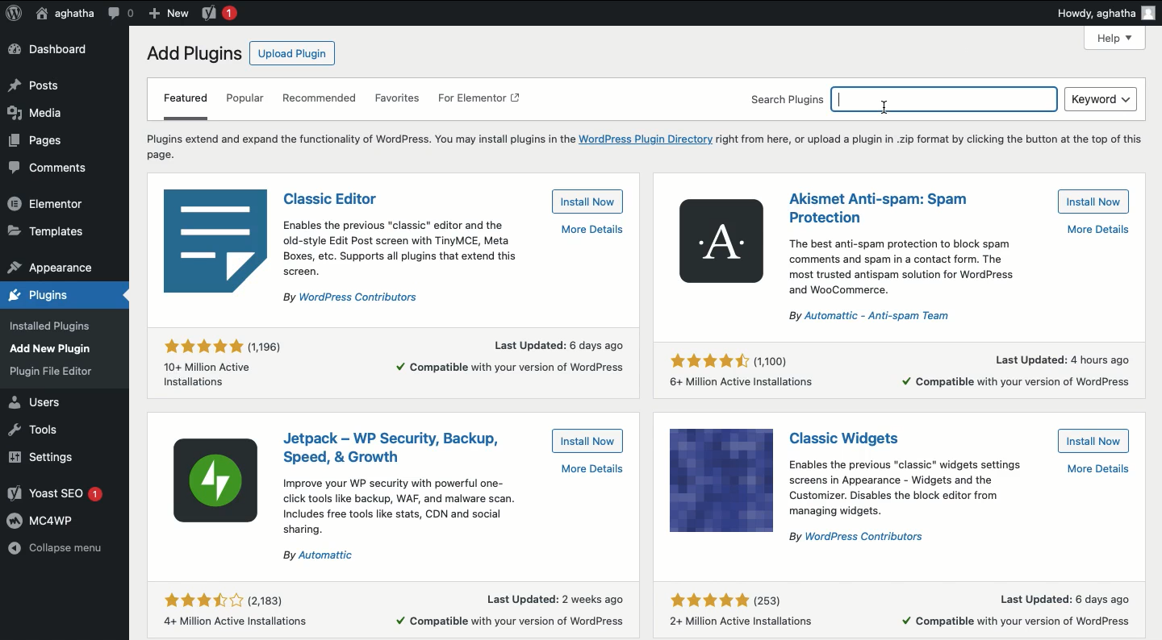 Image resolution: width=1162 pixels, height=640 pixels. Describe the element at coordinates (219, 484) in the screenshot. I see `Icon` at that location.